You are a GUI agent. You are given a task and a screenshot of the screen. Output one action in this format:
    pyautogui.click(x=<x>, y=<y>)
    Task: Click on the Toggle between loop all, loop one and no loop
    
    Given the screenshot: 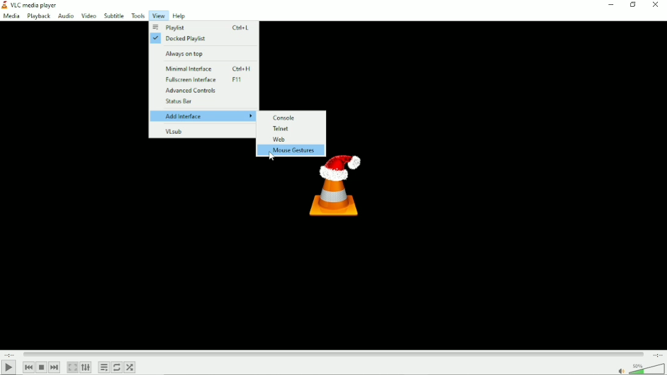 What is the action you would take?
    pyautogui.click(x=116, y=368)
    